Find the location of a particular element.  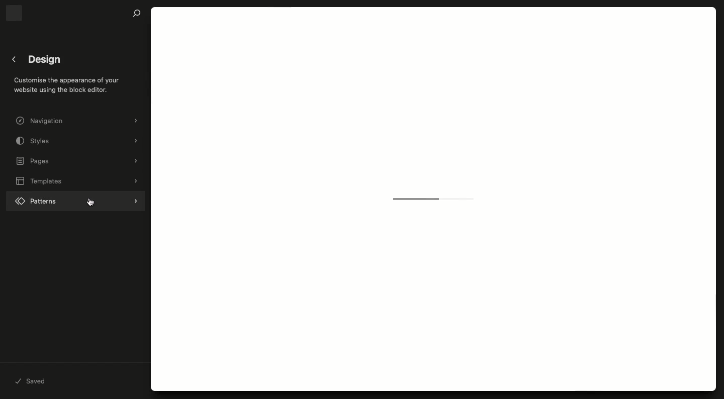

Search is located at coordinates (137, 14).